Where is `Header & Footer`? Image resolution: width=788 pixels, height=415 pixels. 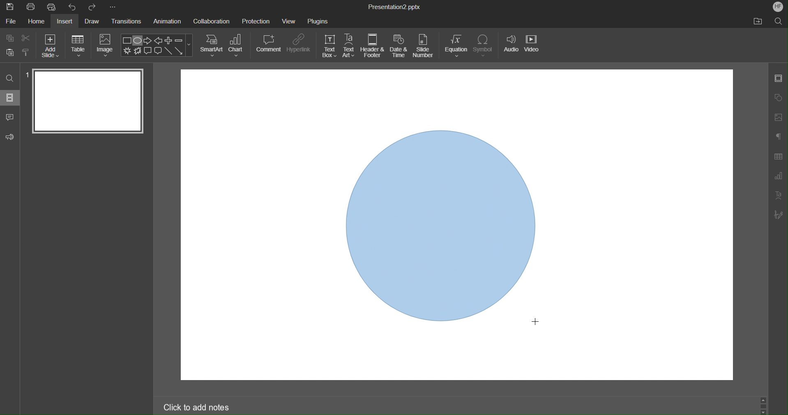 Header & Footer is located at coordinates (373, 46).